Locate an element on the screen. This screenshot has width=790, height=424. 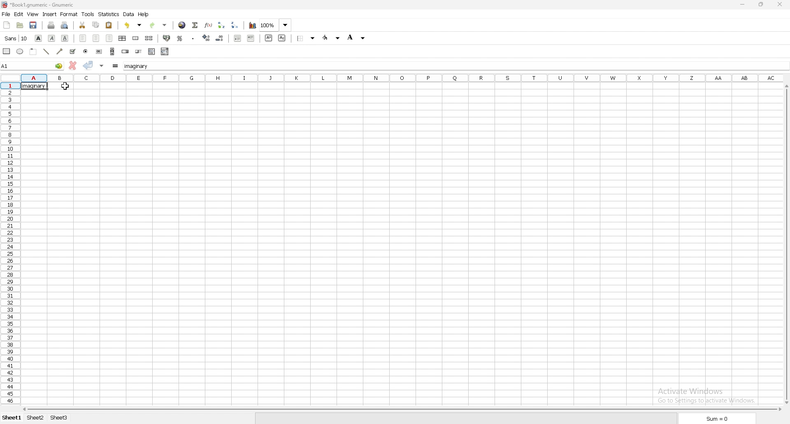
paste is located at coordinates (109, 25).